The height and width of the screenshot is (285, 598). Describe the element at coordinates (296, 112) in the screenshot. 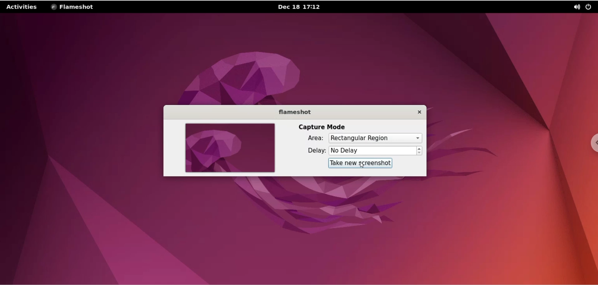

I see `flameshot label` at that location.